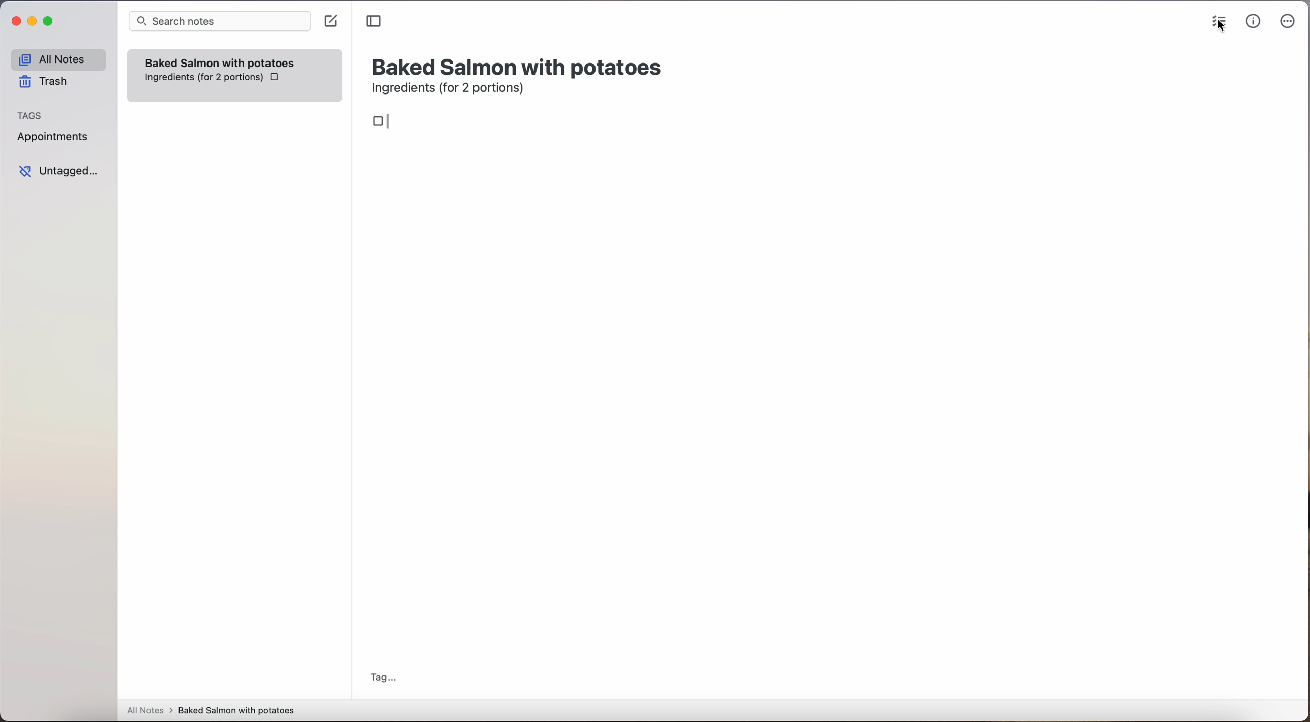 The height and width of the screenshot is (722, 1310). What do you see at coordinates (1219, 30) in the screenshot?
I see `cursor` at bounding box center [1219, 30].